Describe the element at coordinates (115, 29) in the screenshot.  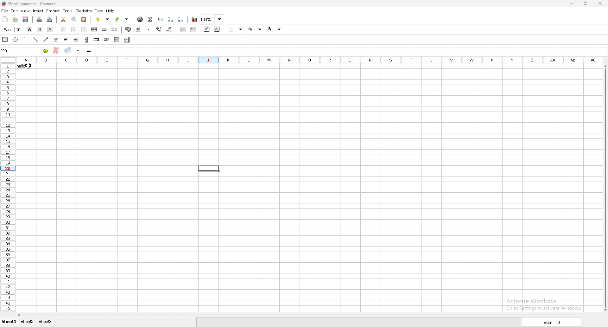
I see `split merged cell` at that location.